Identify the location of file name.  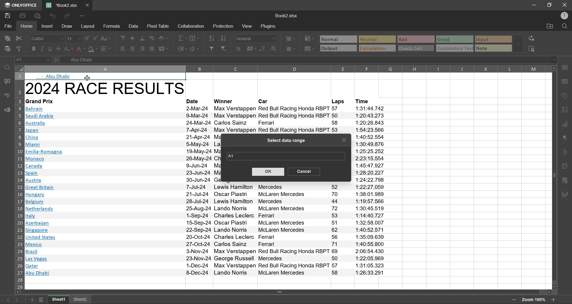
(64, 5).